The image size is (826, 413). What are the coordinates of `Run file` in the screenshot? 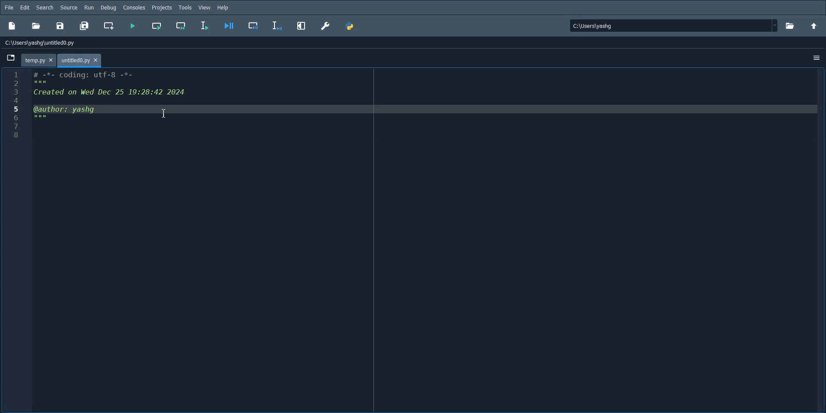 It's located at (132, 27).